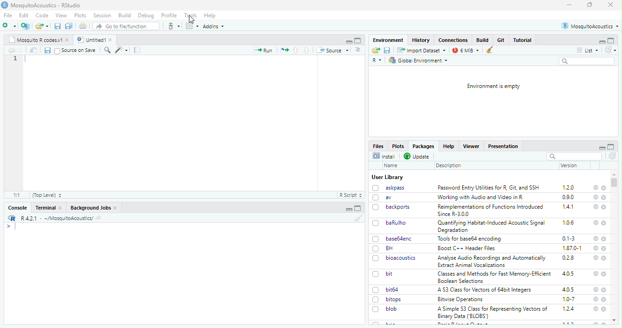 The height and width of the screenshot is (328, 622). I want to click on forward, so click(20, 51).